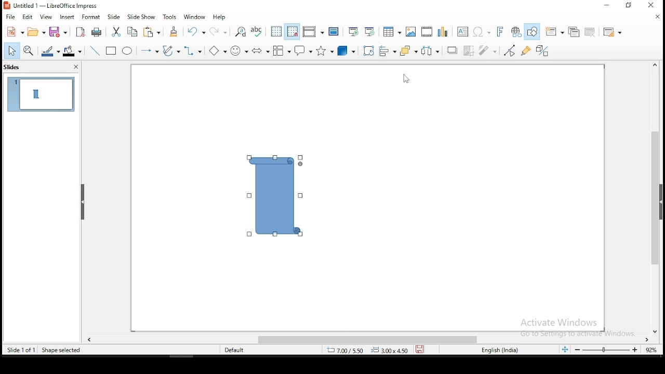 This screenshot has width=665, height=374. I want to click on curves and polygons, so click(170, 50).